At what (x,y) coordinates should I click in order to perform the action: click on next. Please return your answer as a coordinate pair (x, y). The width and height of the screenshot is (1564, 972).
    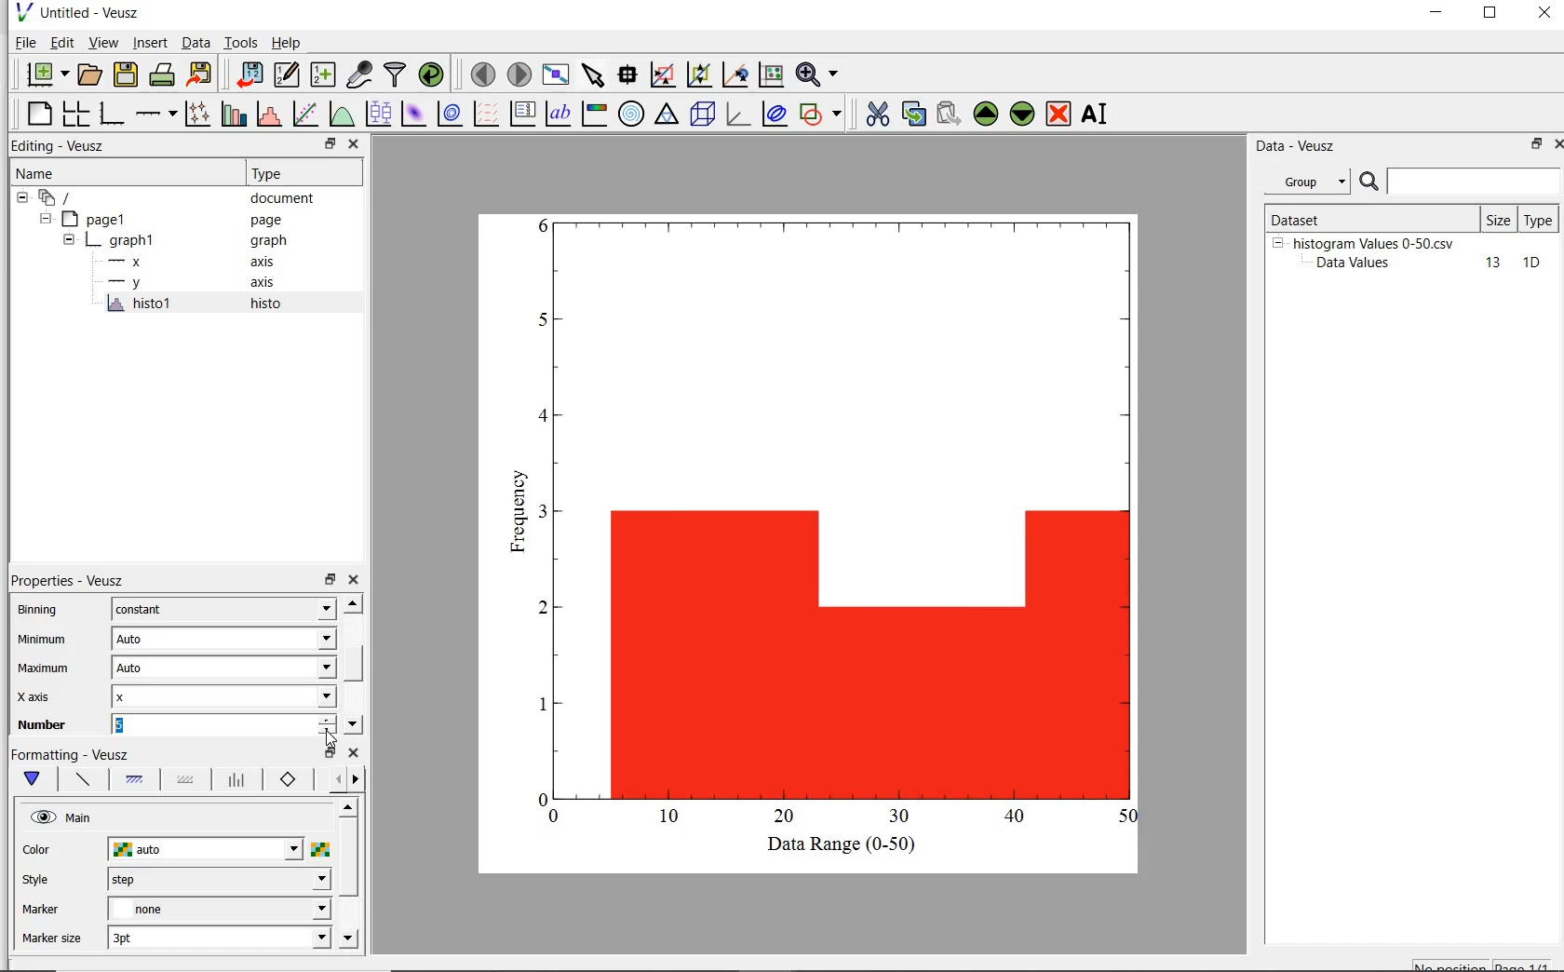
    Looking at the image, I should click on (356, 781).